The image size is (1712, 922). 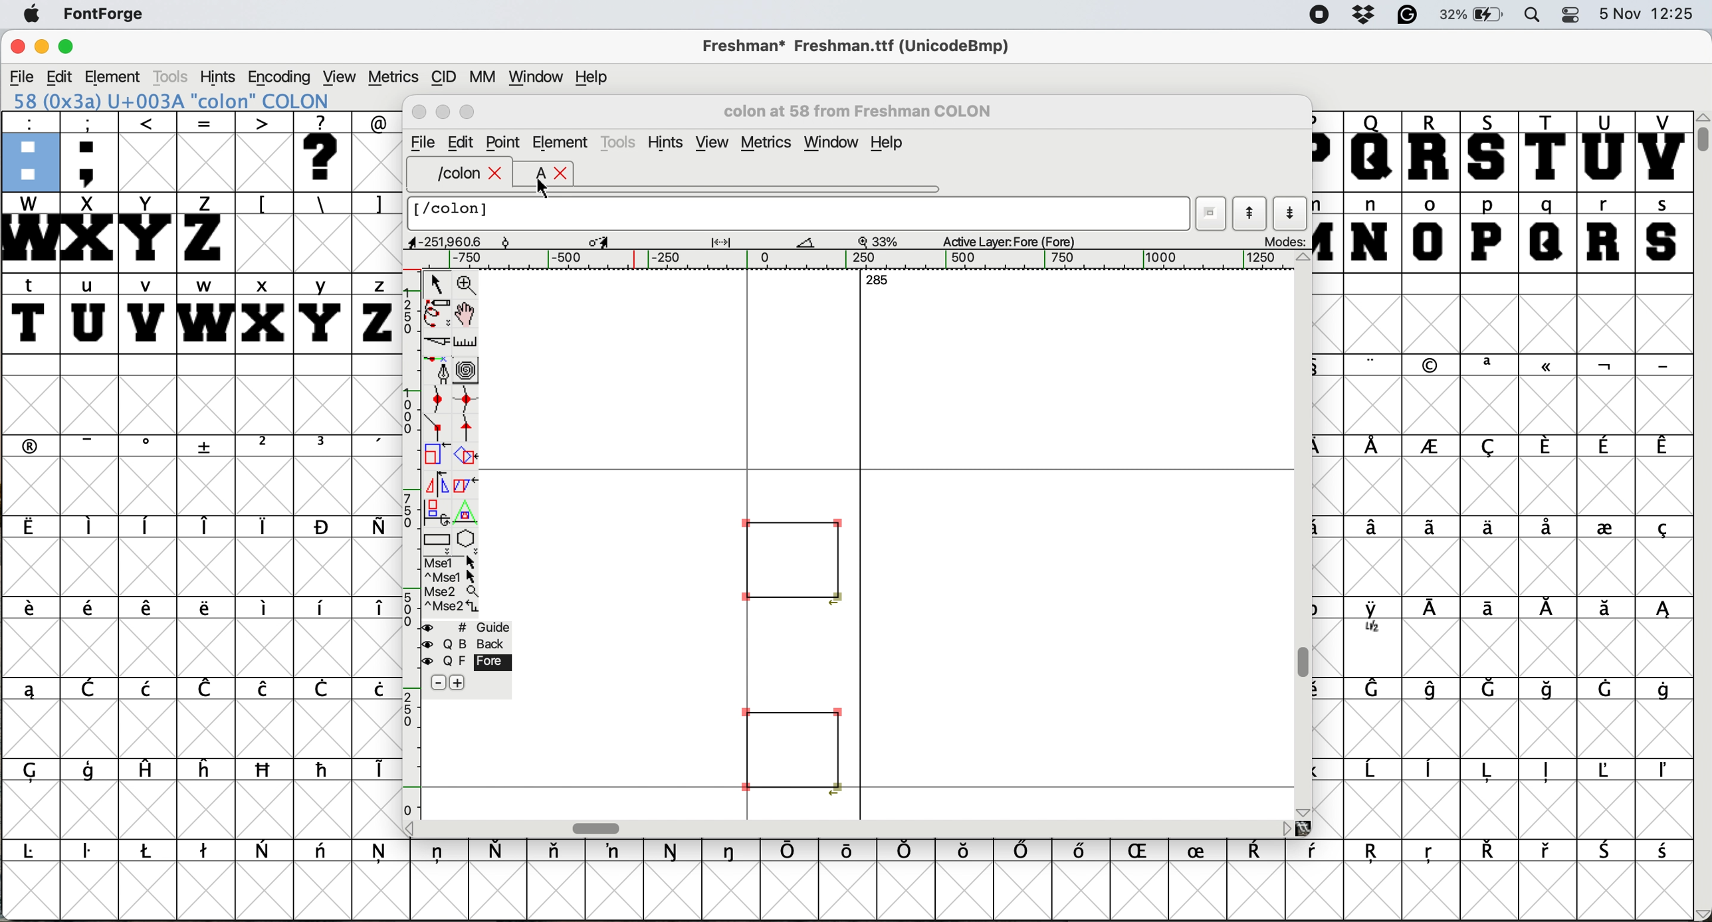 What do you see at coordinates (666, 141) in the screenshot?
I see `hints` at bounding box center [666, 141].